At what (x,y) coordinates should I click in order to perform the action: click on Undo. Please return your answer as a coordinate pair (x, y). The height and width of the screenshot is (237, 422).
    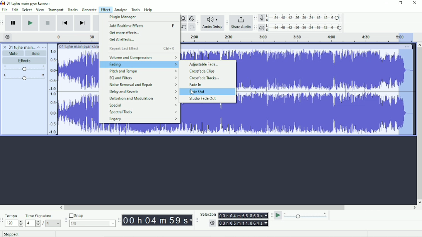
    Looking at the image, I should click on (184, 27).